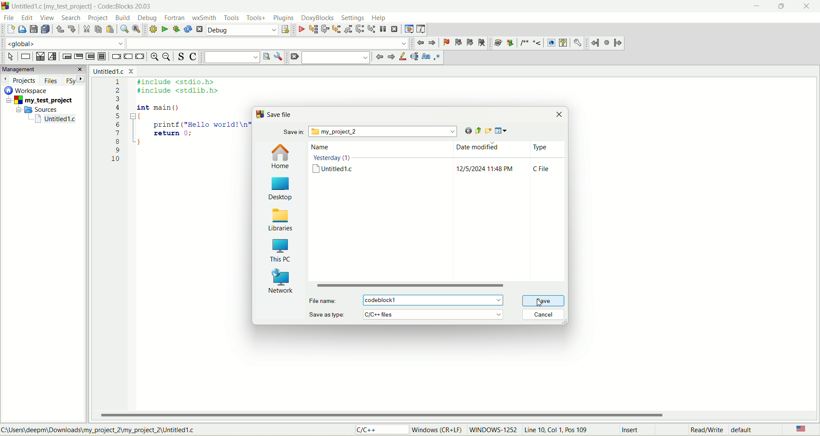 The height and width of the screenshot is (436, 820). Describe the element at coordinates (278, 115) in the screenshot. I see `save file` at that location.